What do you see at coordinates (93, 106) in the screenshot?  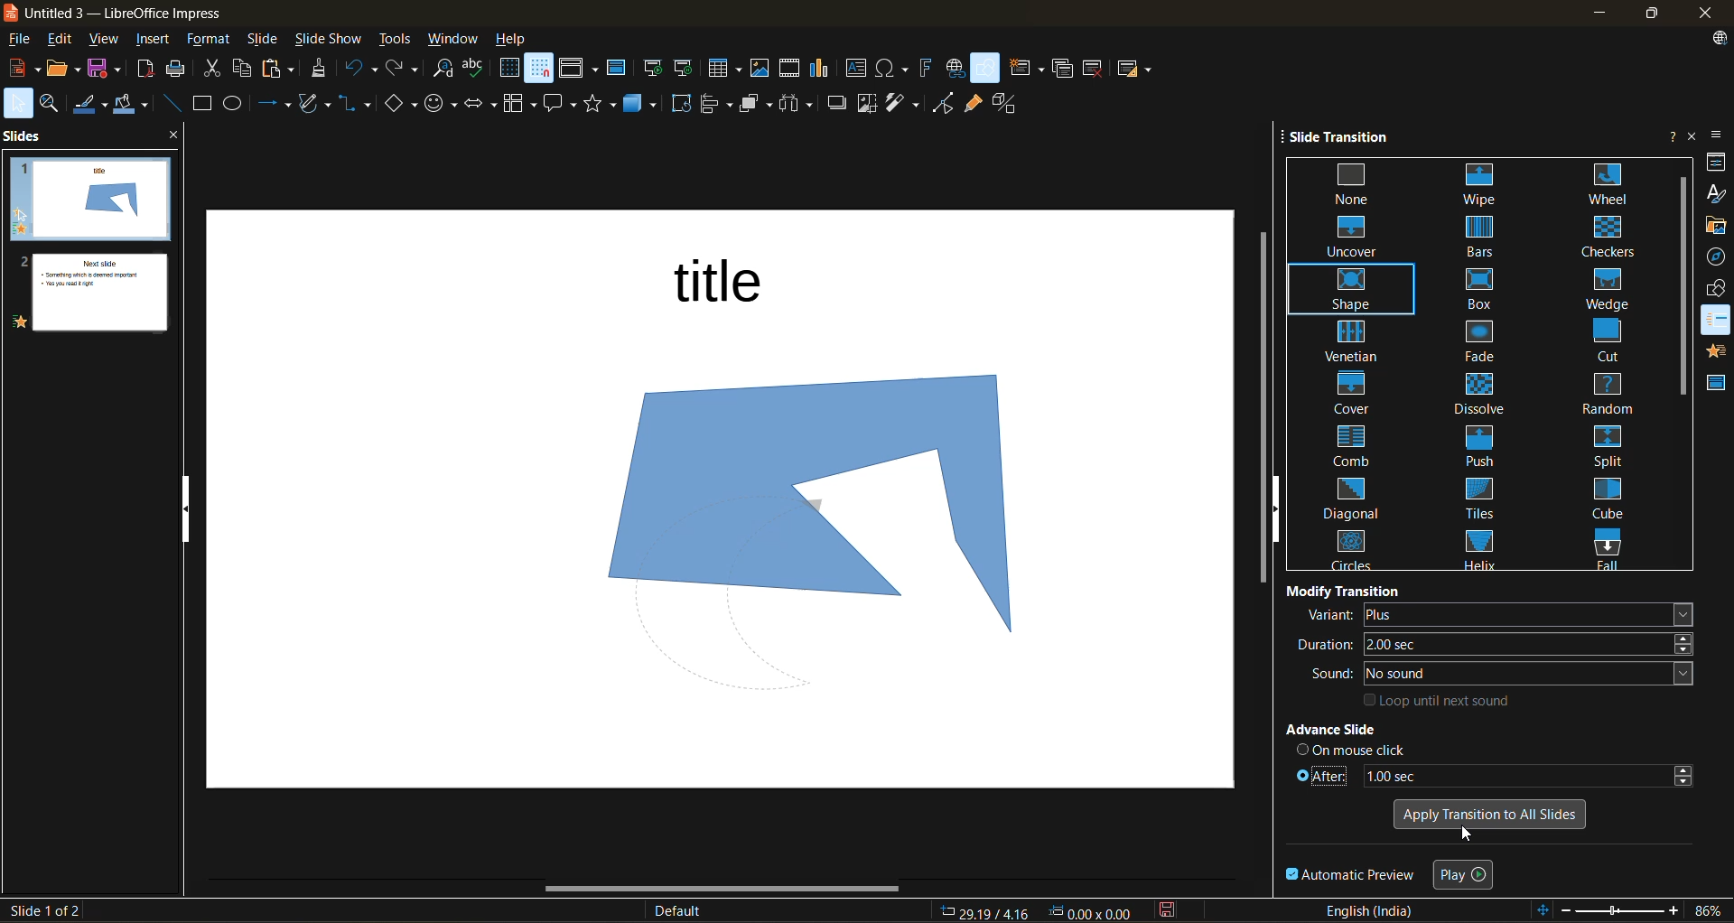 I see `line color` at bounding box center [93, 106].